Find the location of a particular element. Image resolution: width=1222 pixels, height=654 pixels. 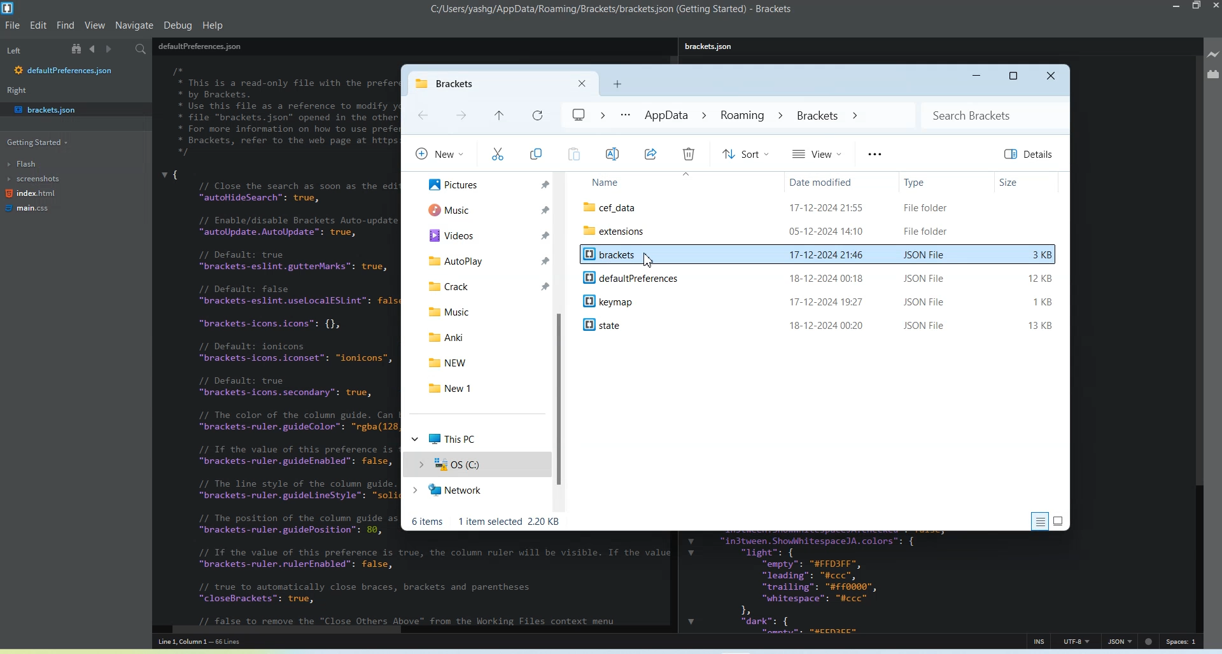

6 items - 1 item selected 2.20kb is located at coordinates (487, 522).